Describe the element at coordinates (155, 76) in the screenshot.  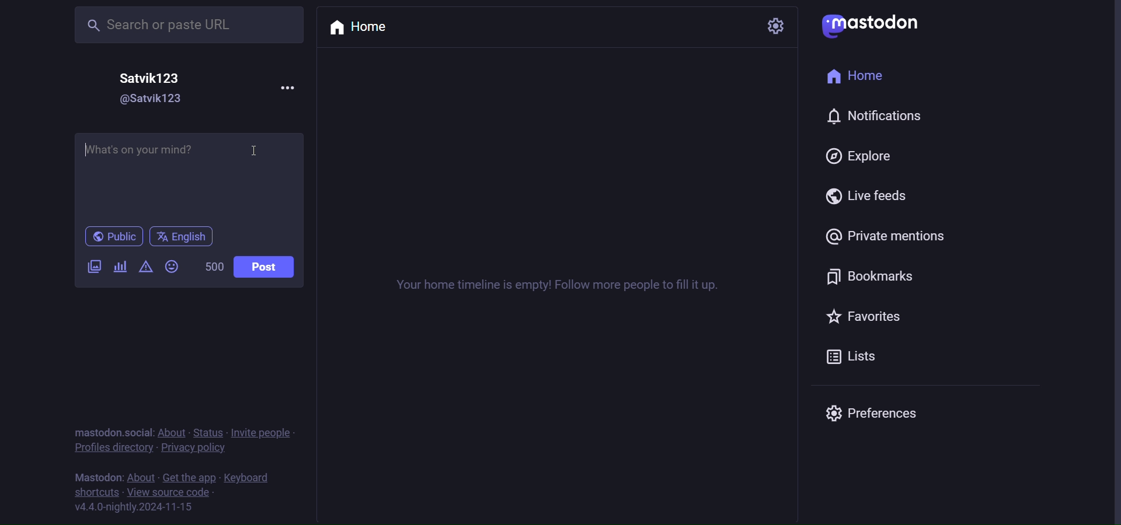
I see `Satvik123` at that location.